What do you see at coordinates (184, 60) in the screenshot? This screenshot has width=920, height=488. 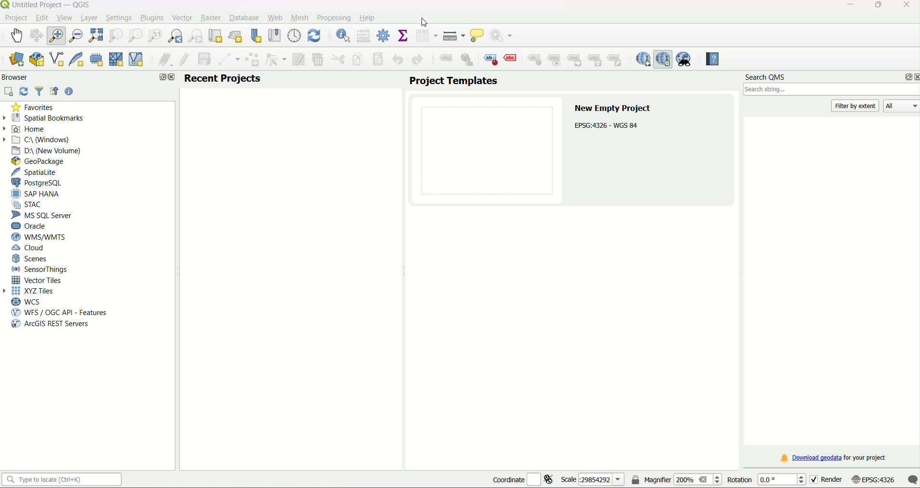 I see `toggle edit` at bounding box center [184, 60].